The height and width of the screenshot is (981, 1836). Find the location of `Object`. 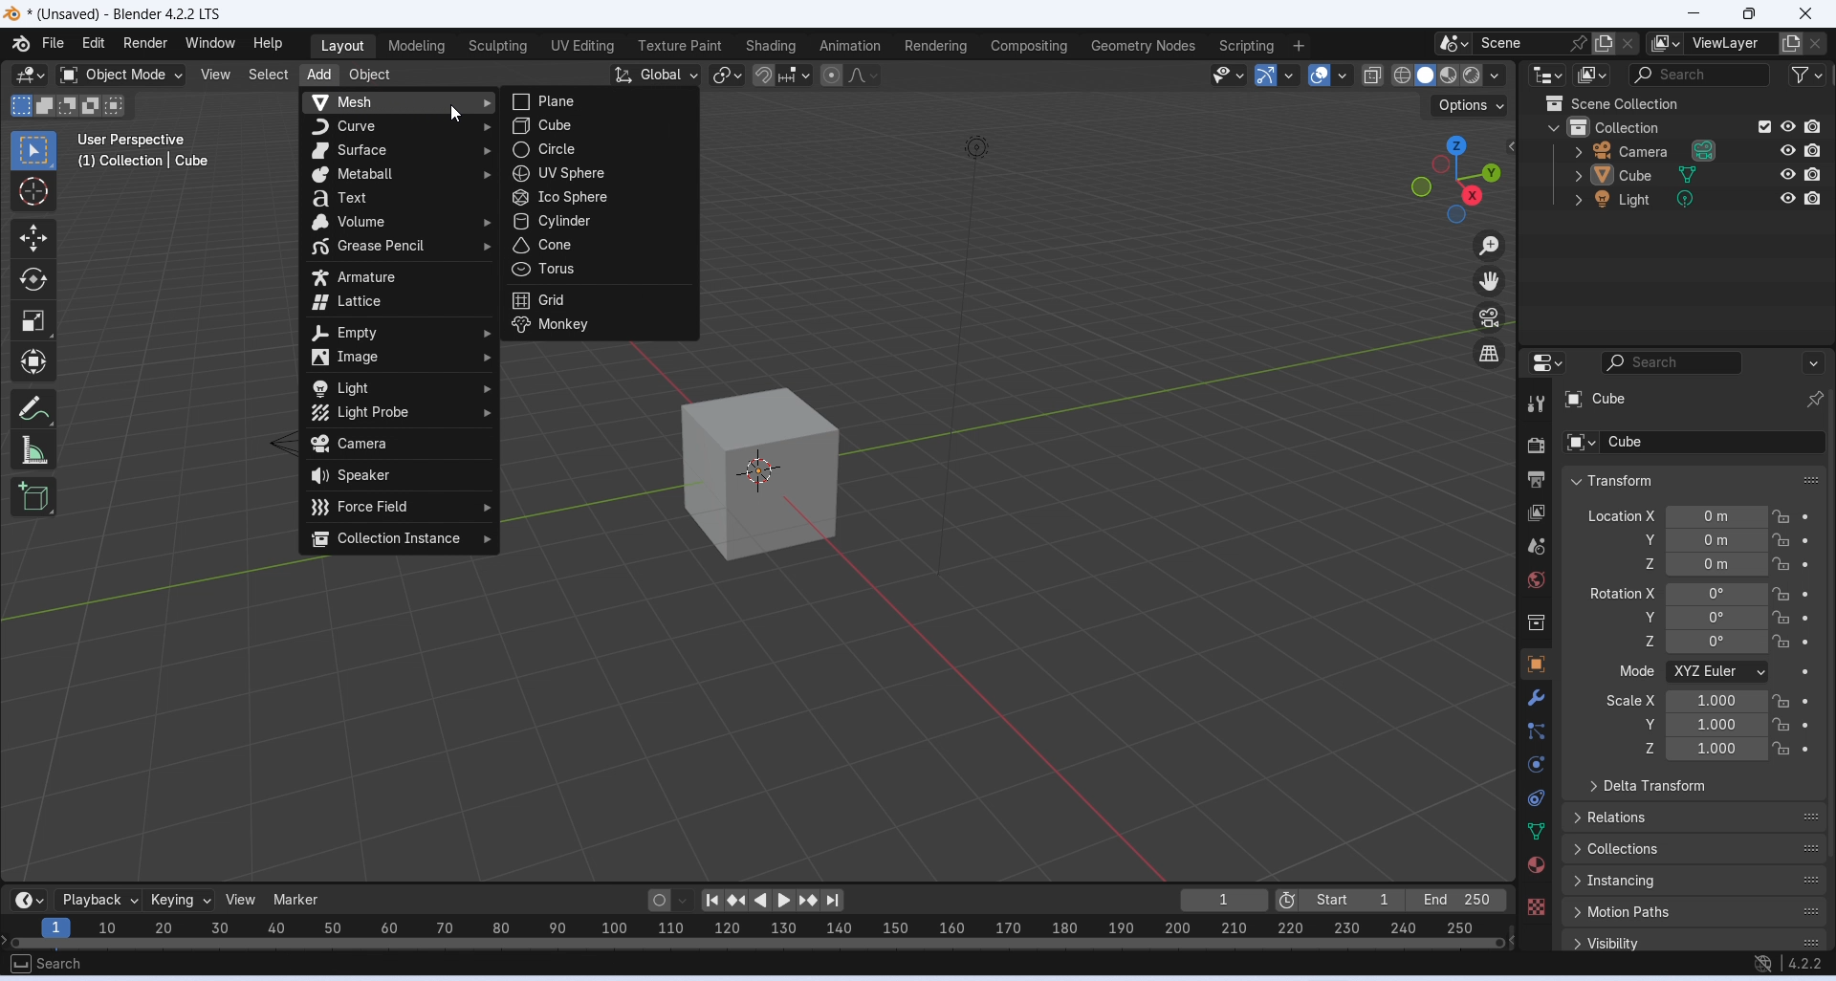

Object is located at coordinates (369, 76).